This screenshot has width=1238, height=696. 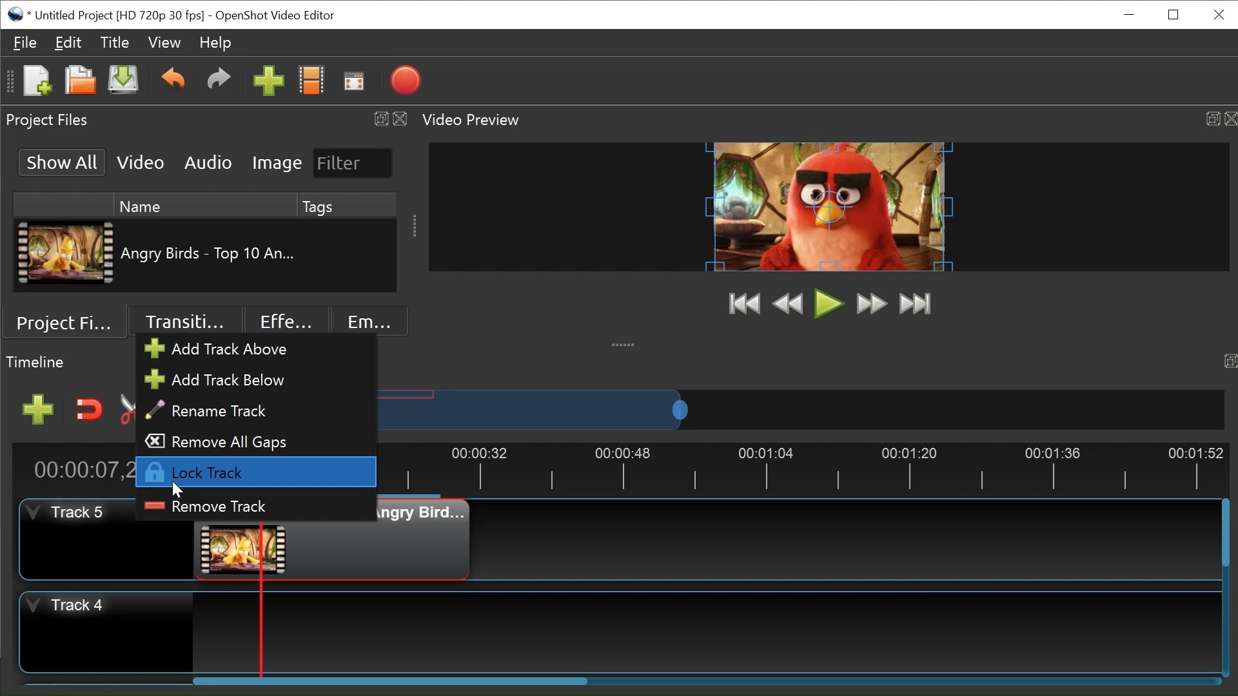 I want to click on File Name, so click(x=121, y=16).